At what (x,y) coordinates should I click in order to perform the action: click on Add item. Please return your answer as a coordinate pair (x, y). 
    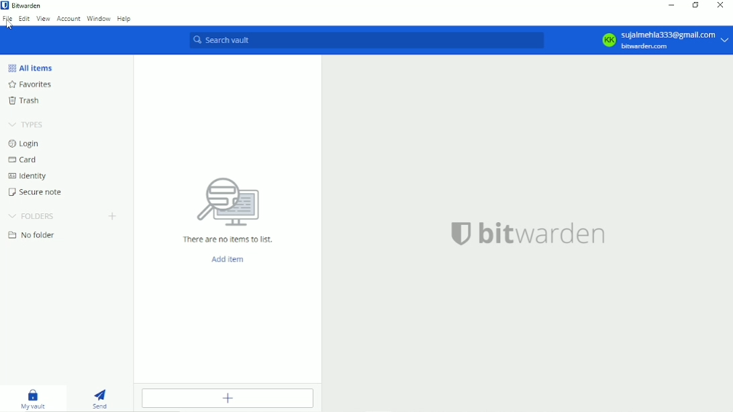
    Looking at the image, I should click on (226, 397).